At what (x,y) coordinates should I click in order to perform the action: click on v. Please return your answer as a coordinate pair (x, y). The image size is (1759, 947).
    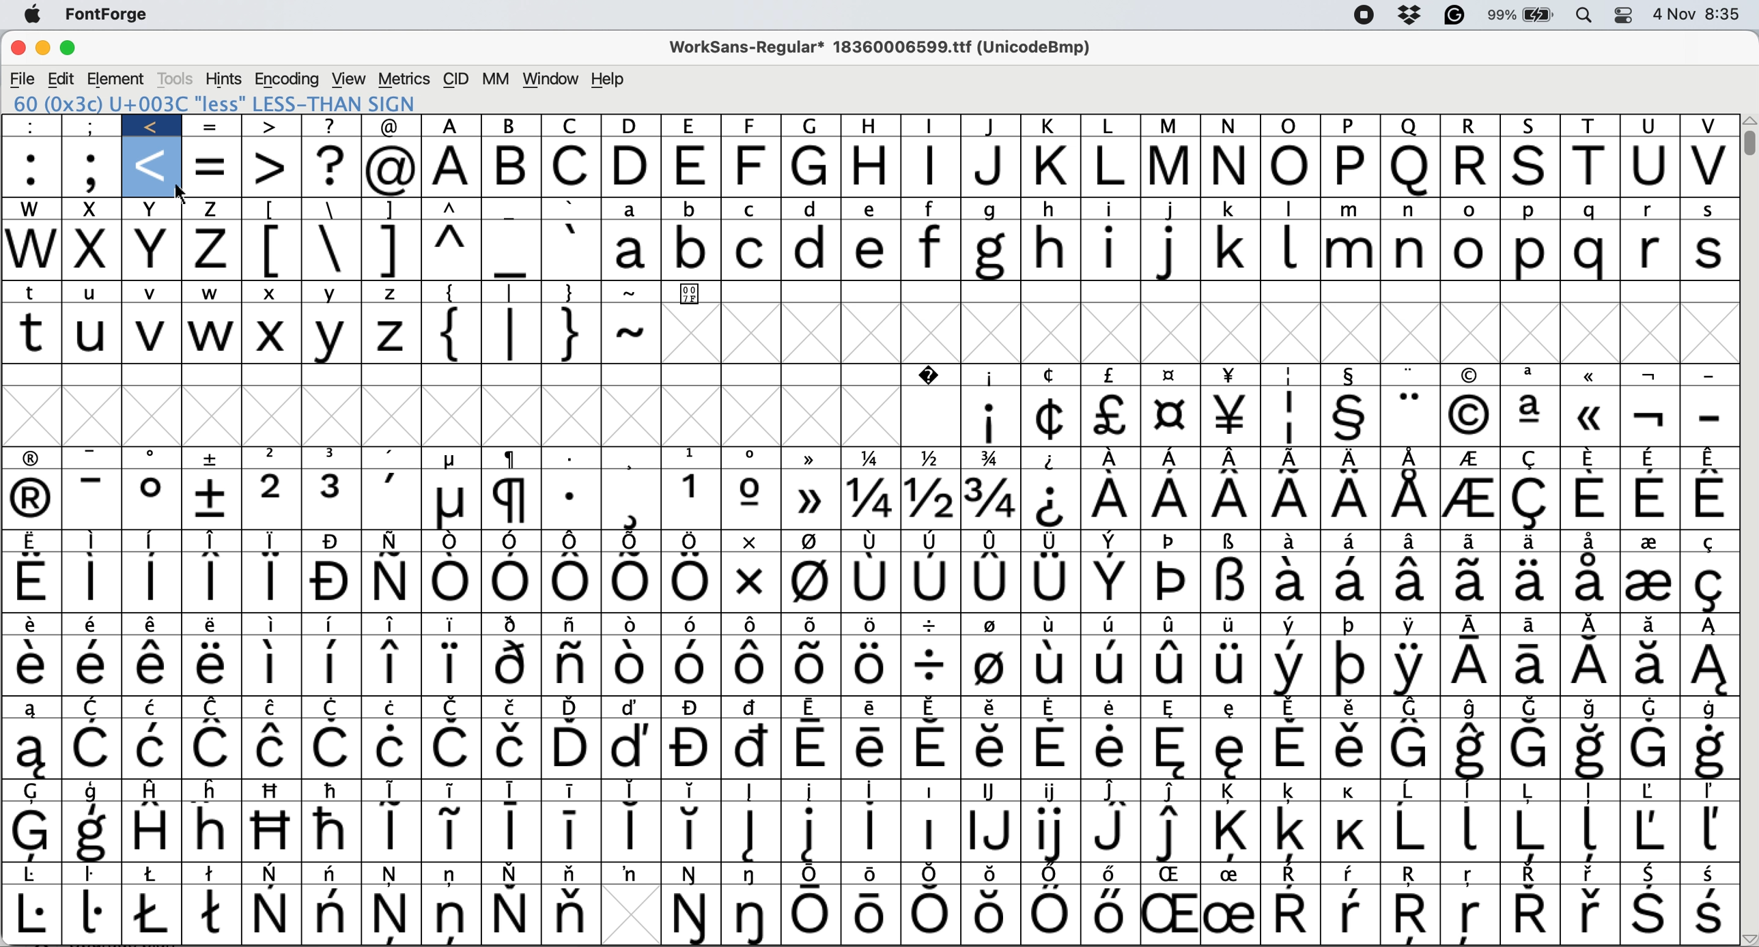
    Looking at the image, I should click on (1706, 166).